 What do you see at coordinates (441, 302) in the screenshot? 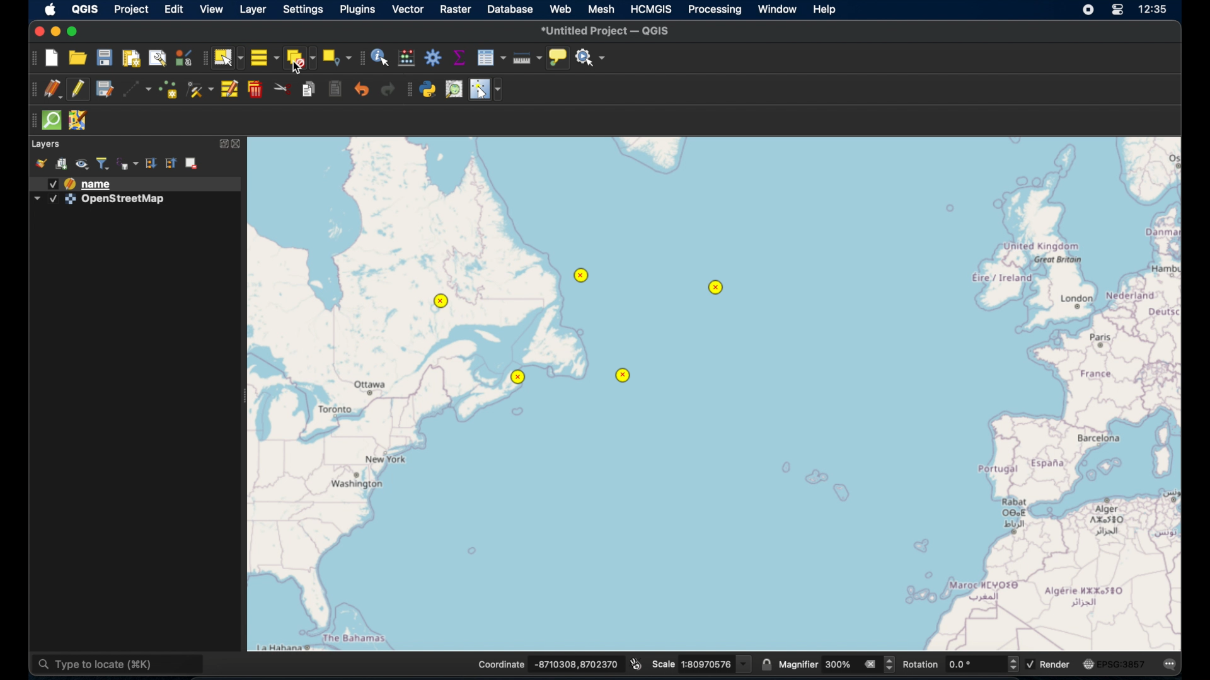
I see `selected point` at bounding box center [441, 302].